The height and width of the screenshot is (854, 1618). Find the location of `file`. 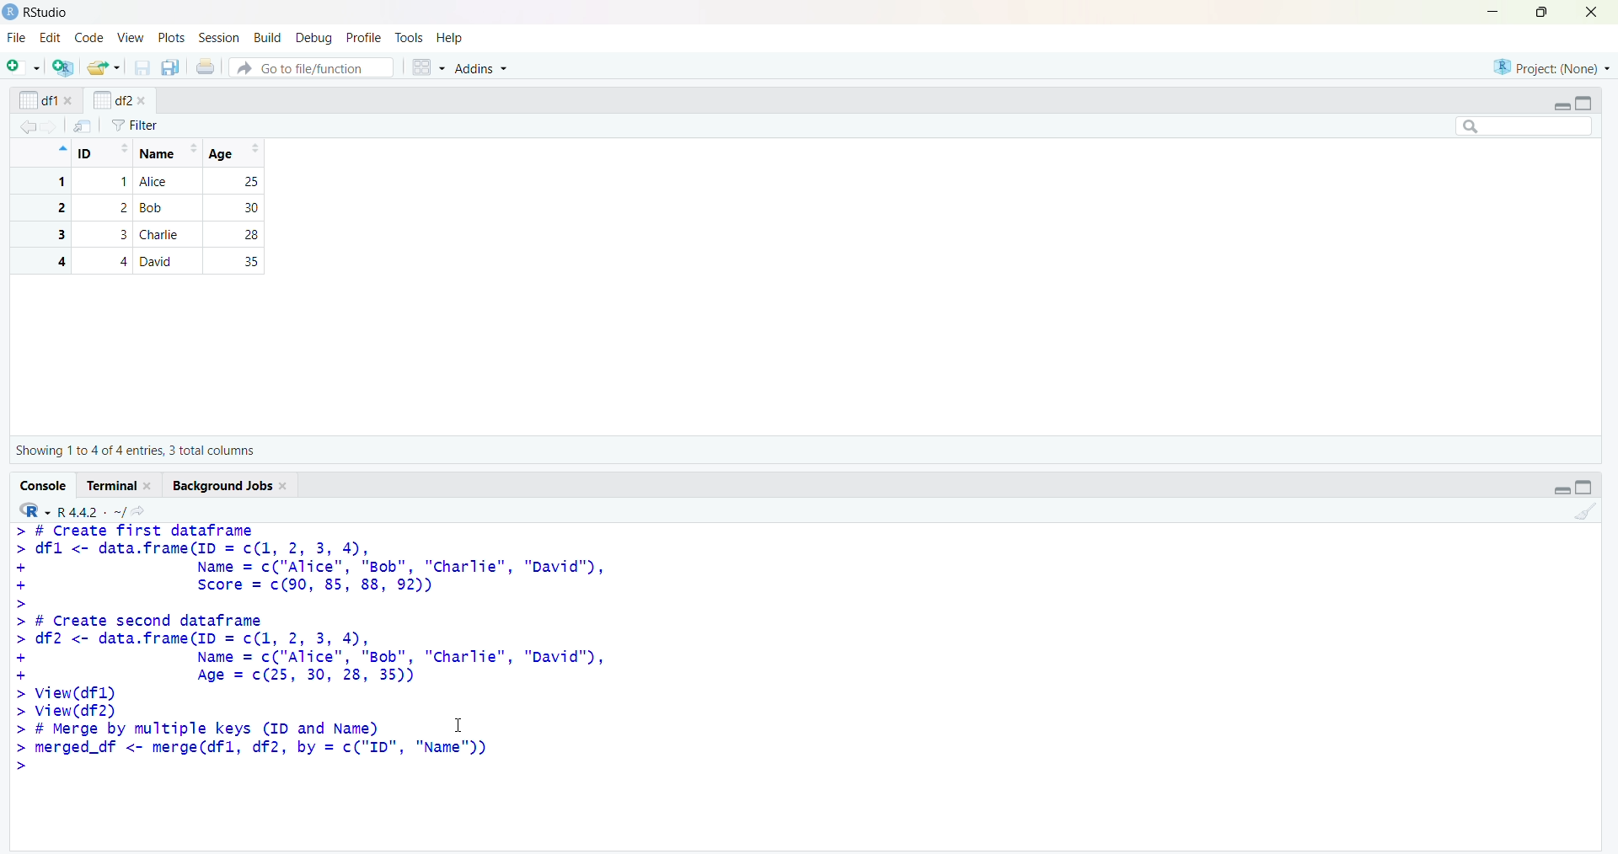

file is located at coordinates (19, 37).